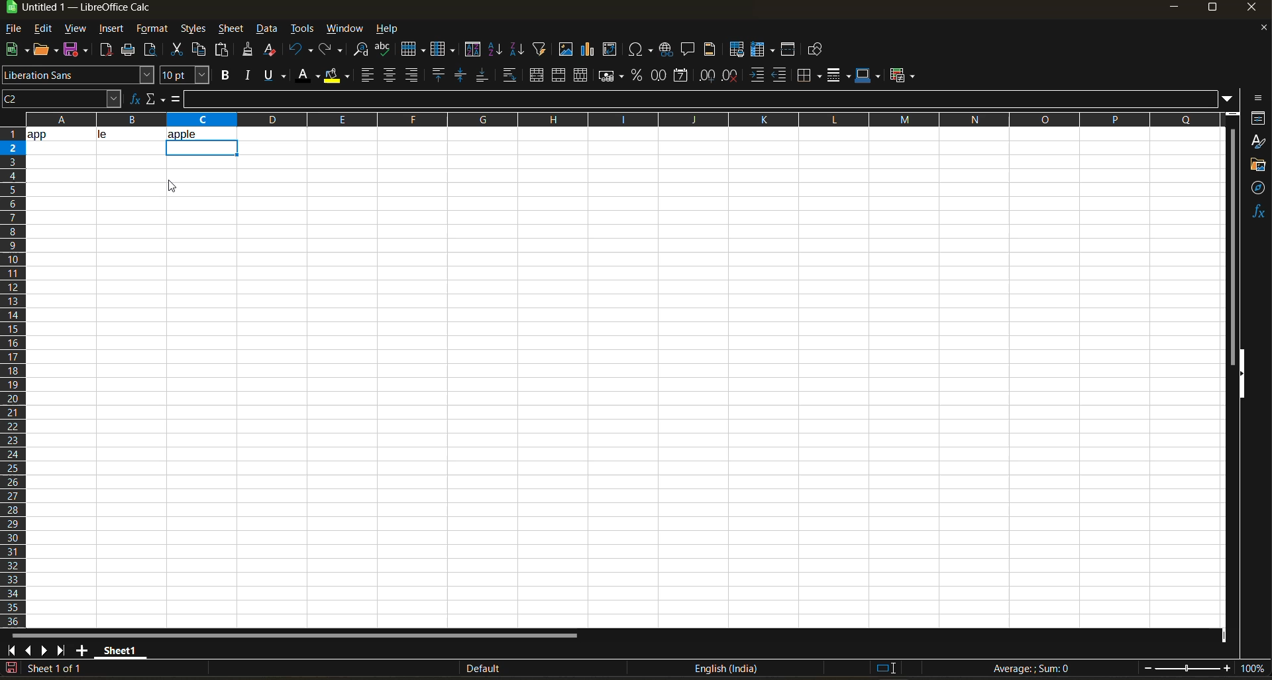  I want to click on concatenated text, so click(195, 131).